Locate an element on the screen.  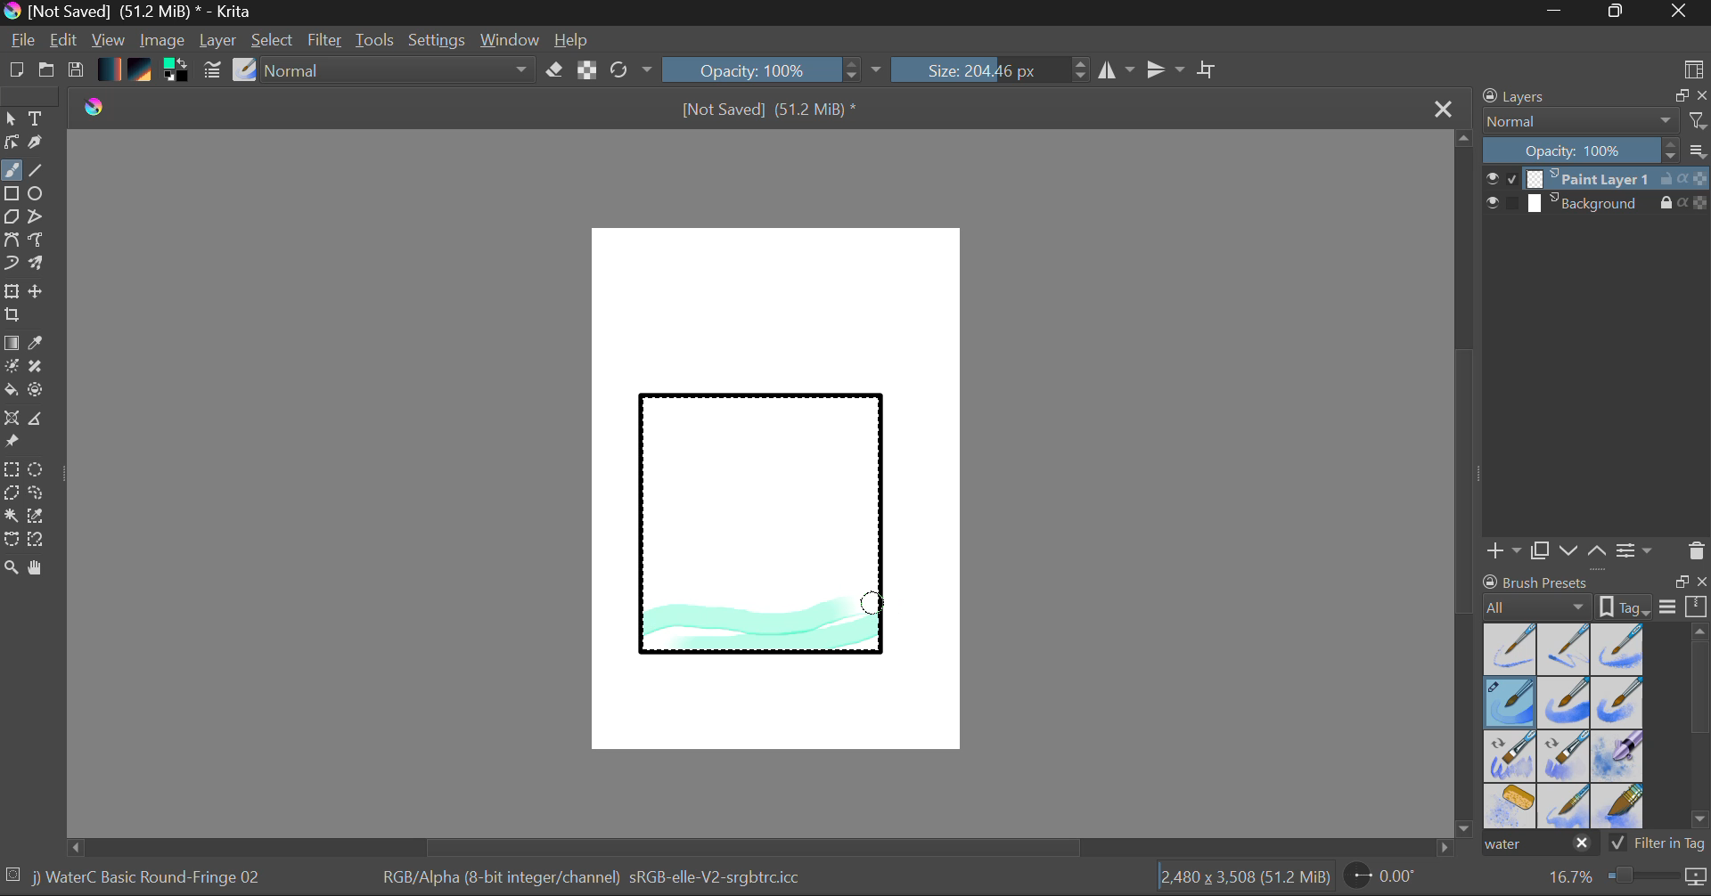
Water C - Special Blobs is located at coordinates (1618, 758).